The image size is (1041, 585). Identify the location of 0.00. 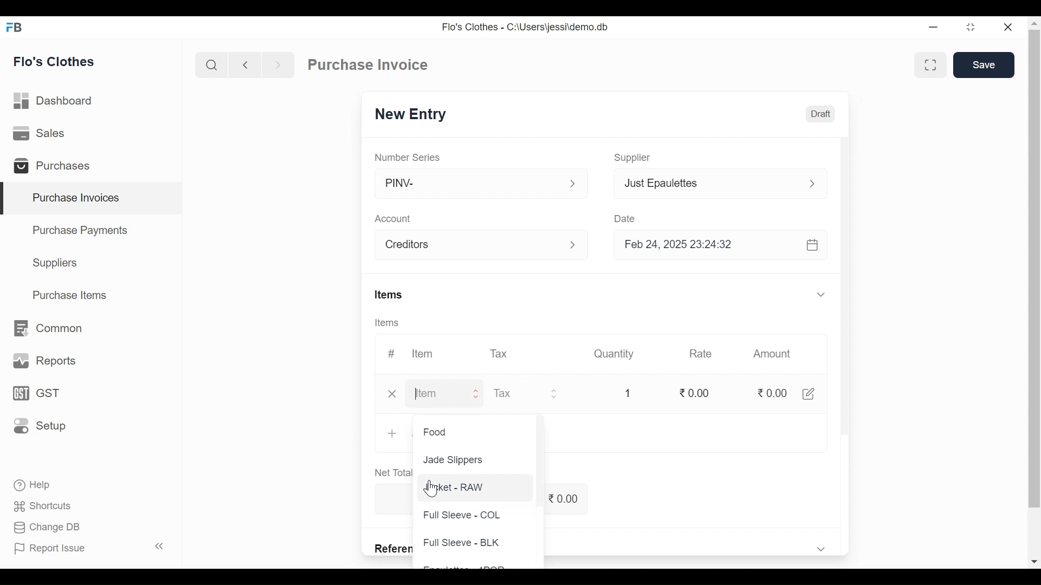
(772, 392).